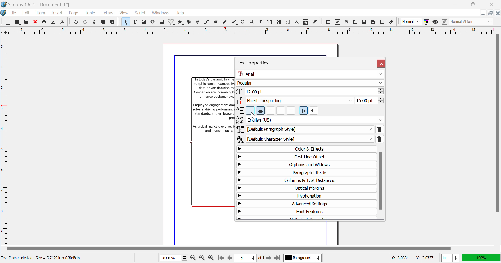  Describe the element at coordinates (371, 101) in the screenshot. I see `Linespacing Value` at that location.